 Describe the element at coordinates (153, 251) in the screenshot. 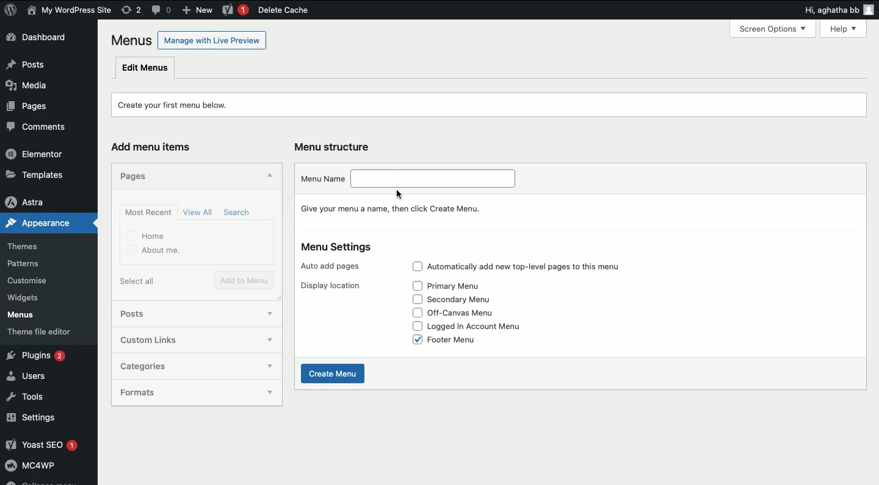

I see `About me.` at that location.